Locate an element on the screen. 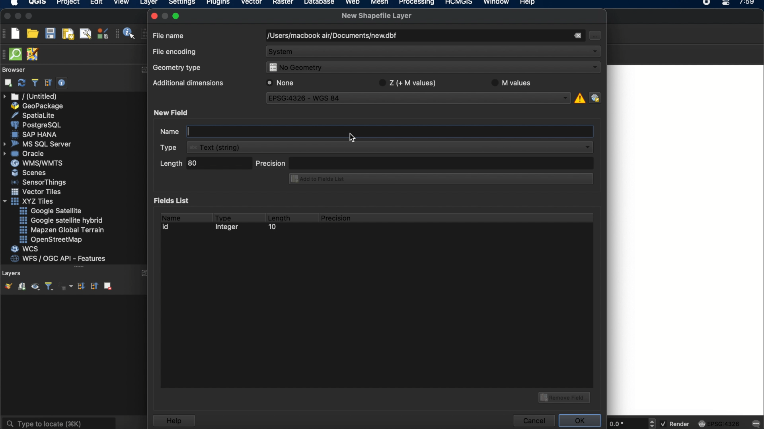 Image resolution: width=764 pixels, height=429 pixels. style manager is located at coordinates (103, 33).